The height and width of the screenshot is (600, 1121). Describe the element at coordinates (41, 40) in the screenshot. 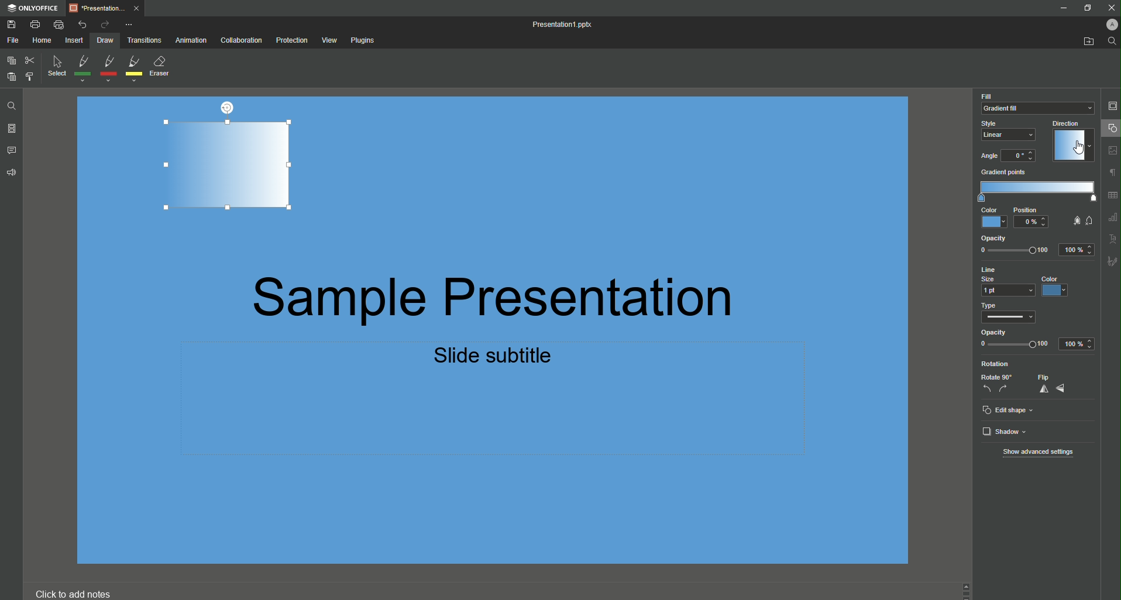

I see `Home` at that location.